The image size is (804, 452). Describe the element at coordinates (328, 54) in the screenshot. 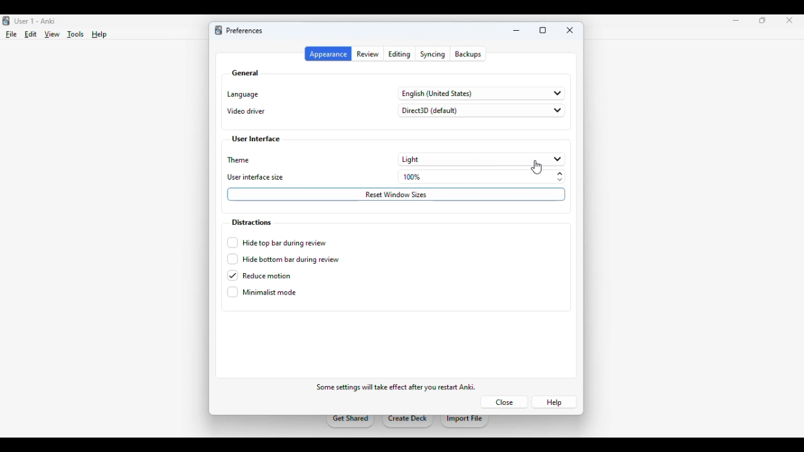

I see `appearance` at that location.